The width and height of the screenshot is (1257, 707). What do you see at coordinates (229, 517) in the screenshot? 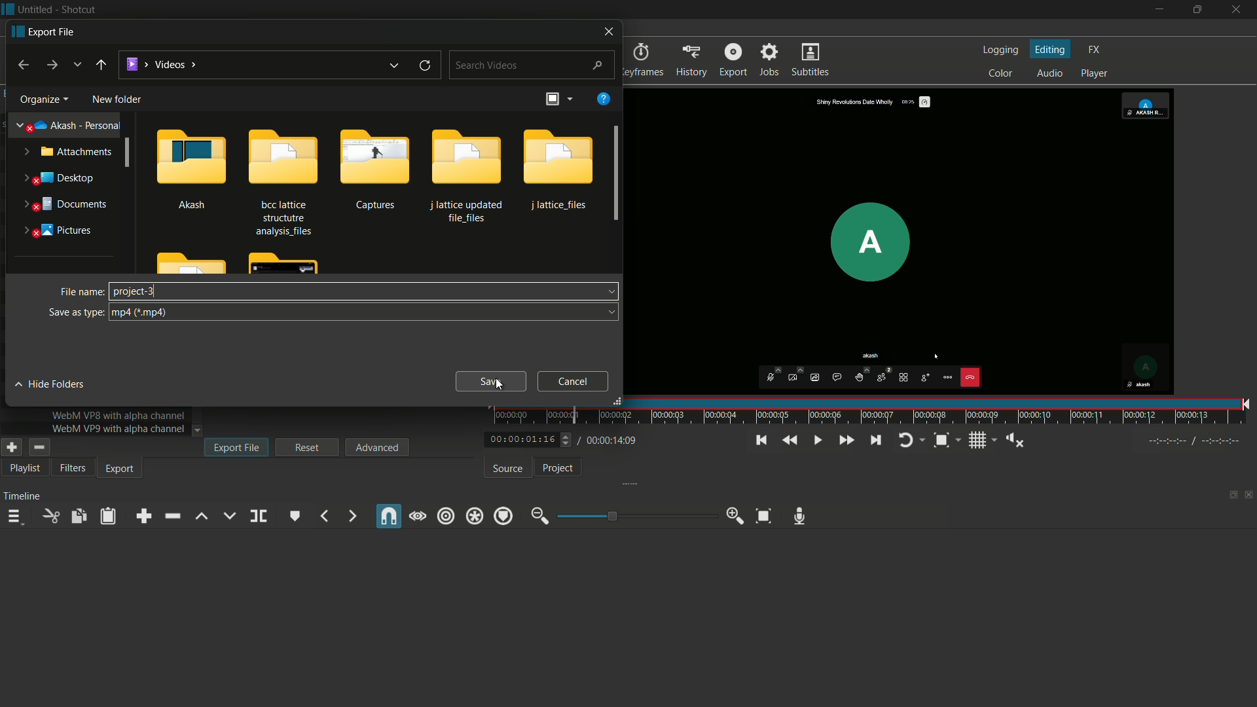
I see `overwrite` at bounding box center [229, 517].